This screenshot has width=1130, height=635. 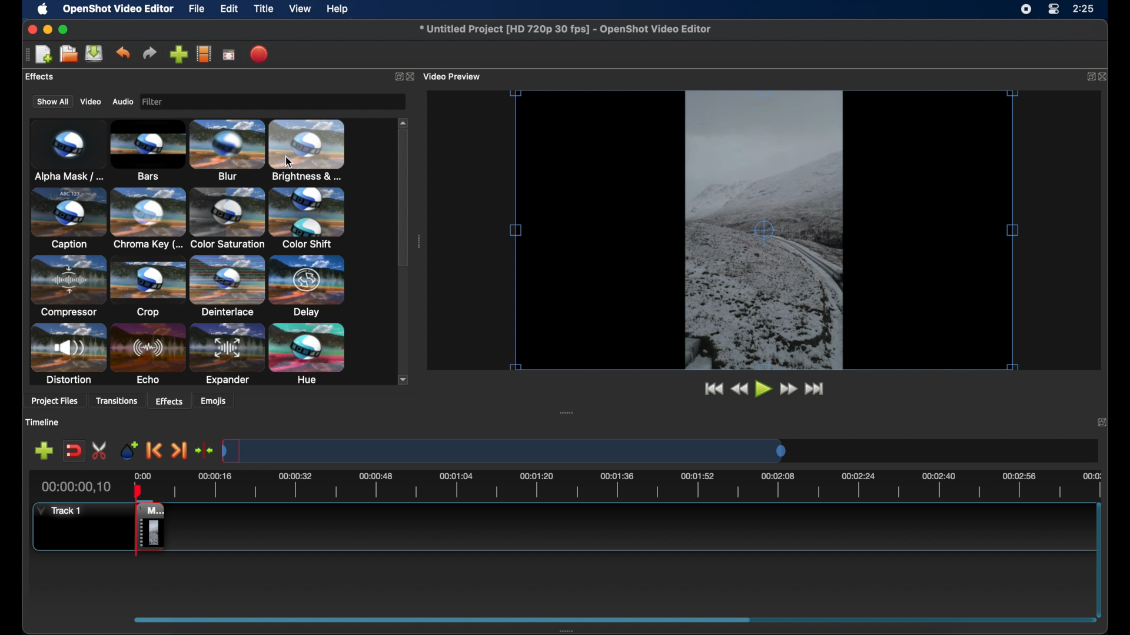 I want to click on cursor, so click(x=289, y=162).